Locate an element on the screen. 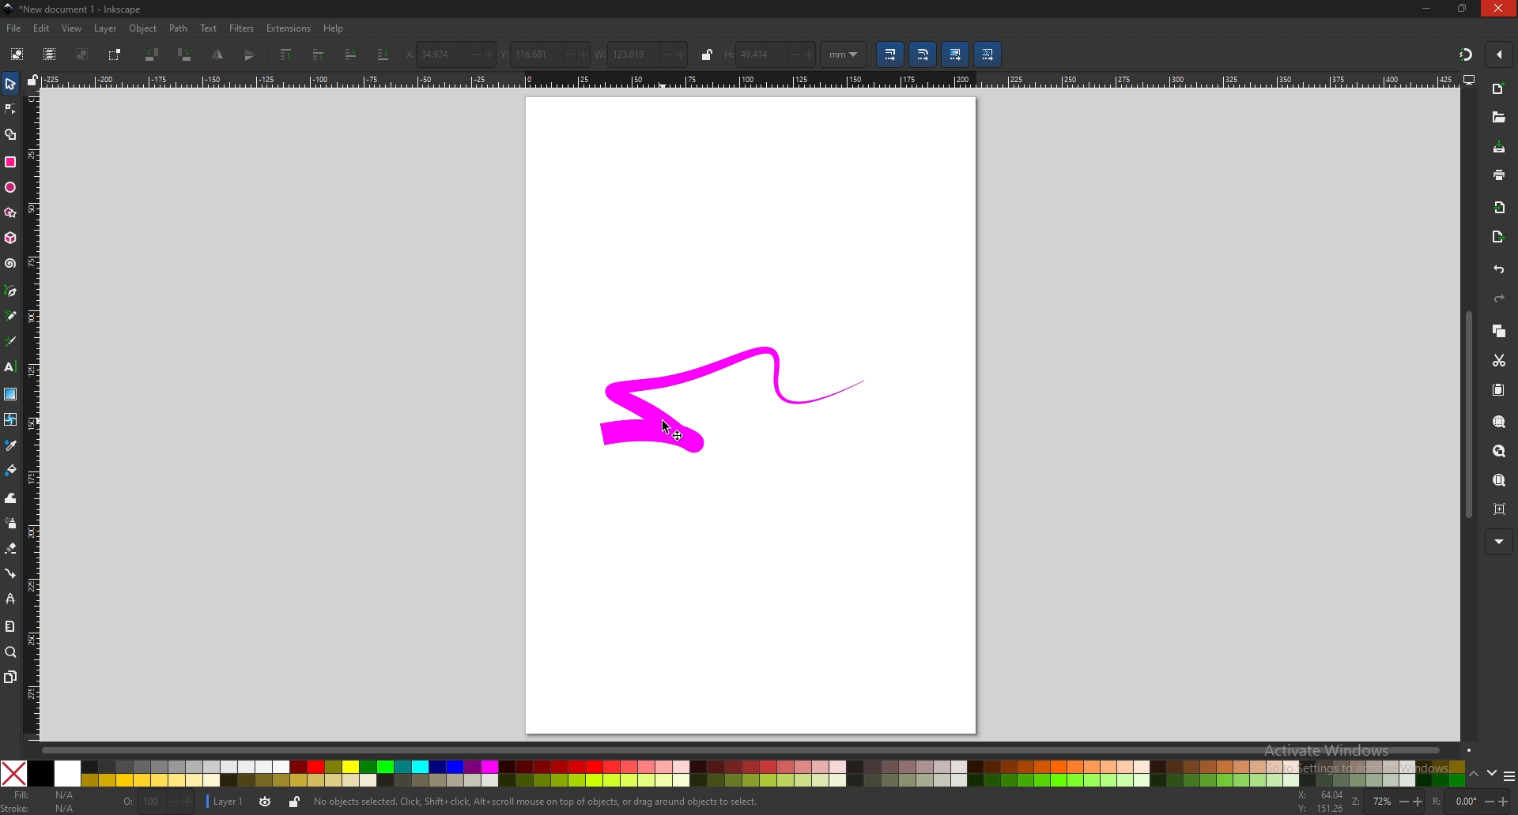  stars and polygons is located at coordinates (10, 213).